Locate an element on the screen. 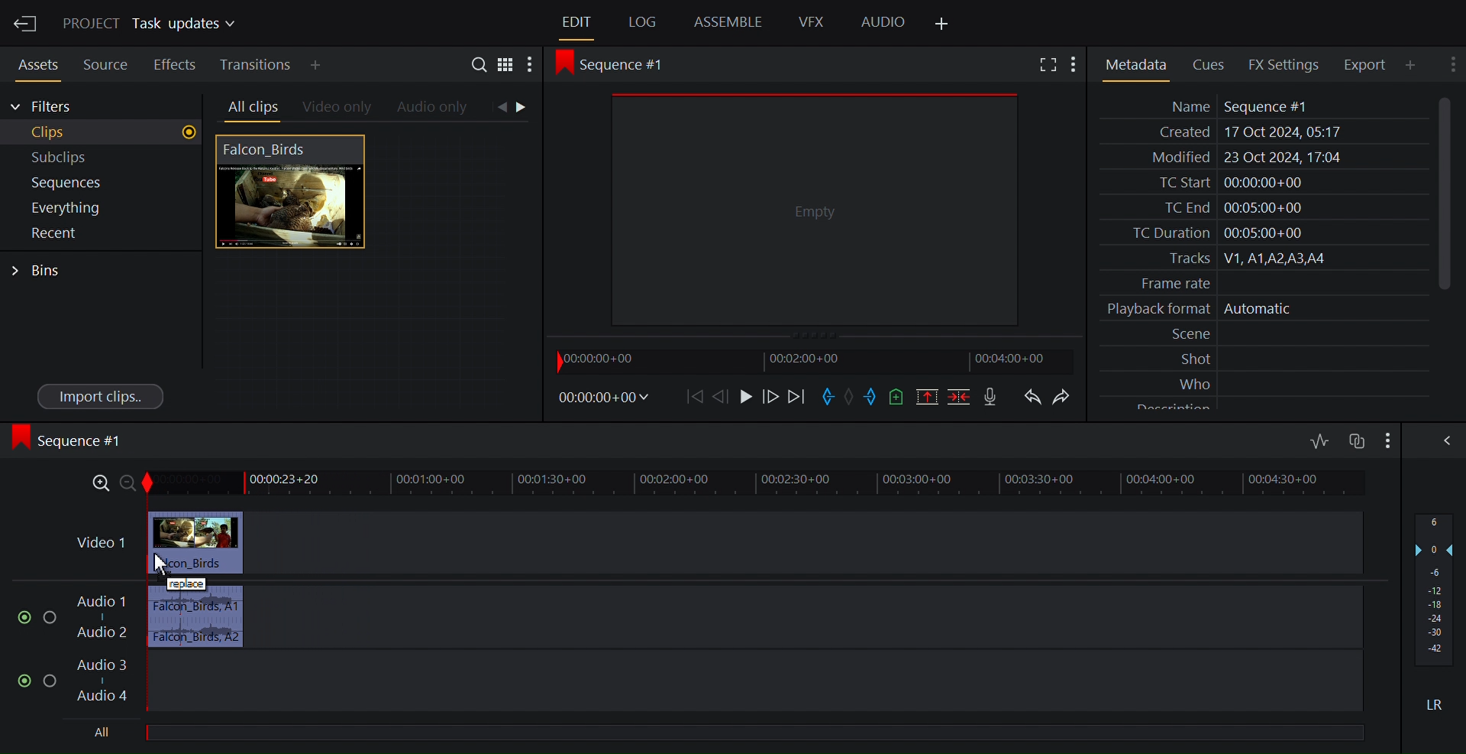 The height and width of the screenshot is (754, 1466). Source is located at coordinates (106, 63).